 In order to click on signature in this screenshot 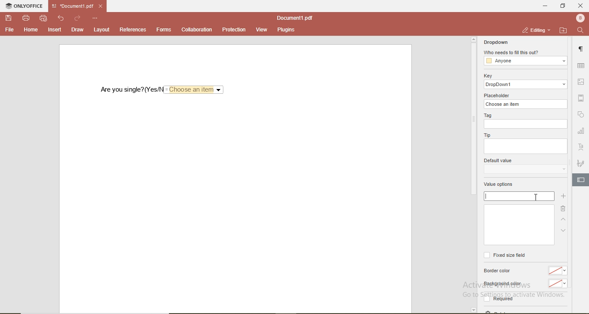, I will do `click(581, 162)`.